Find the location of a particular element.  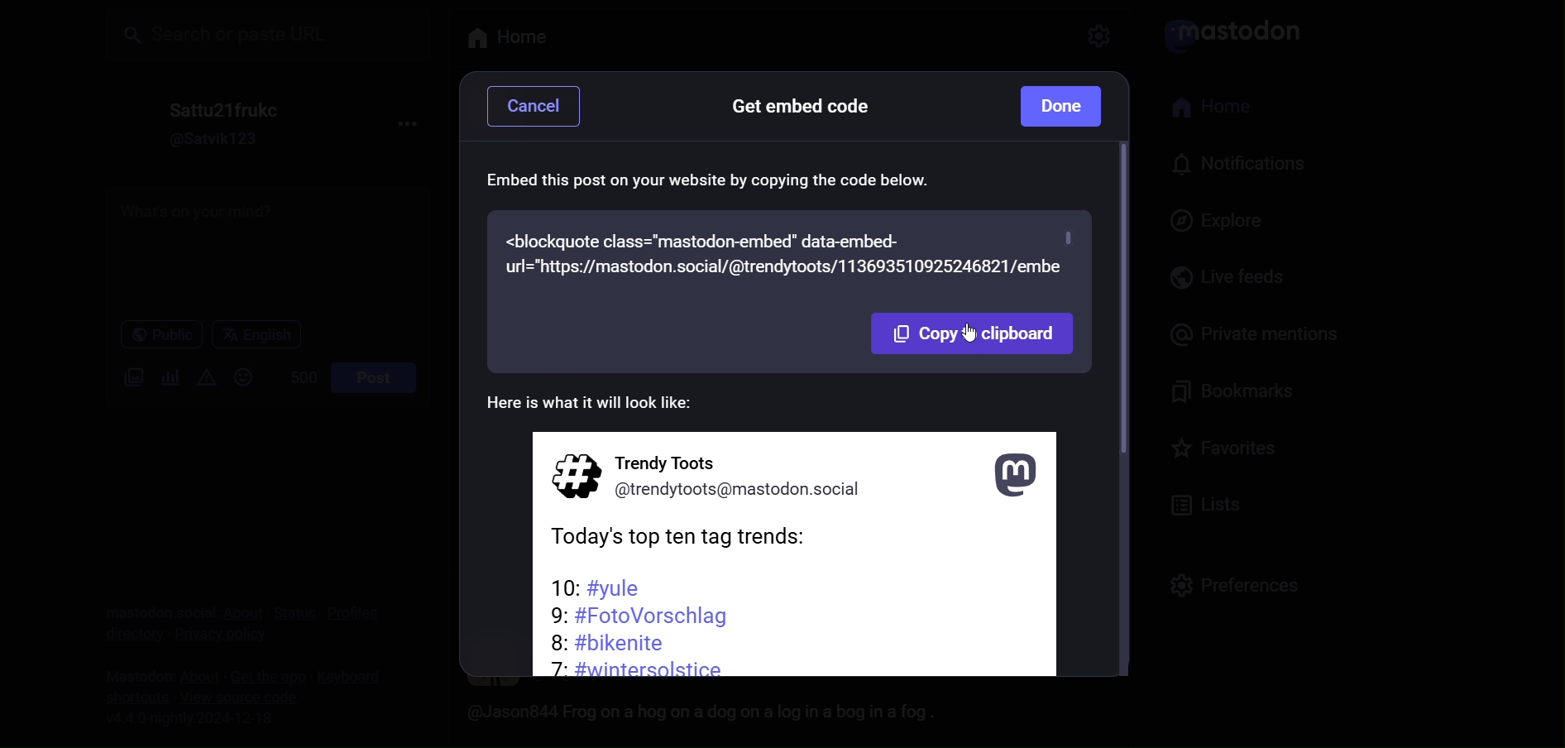

cursor is located at coordinates (988, 338).